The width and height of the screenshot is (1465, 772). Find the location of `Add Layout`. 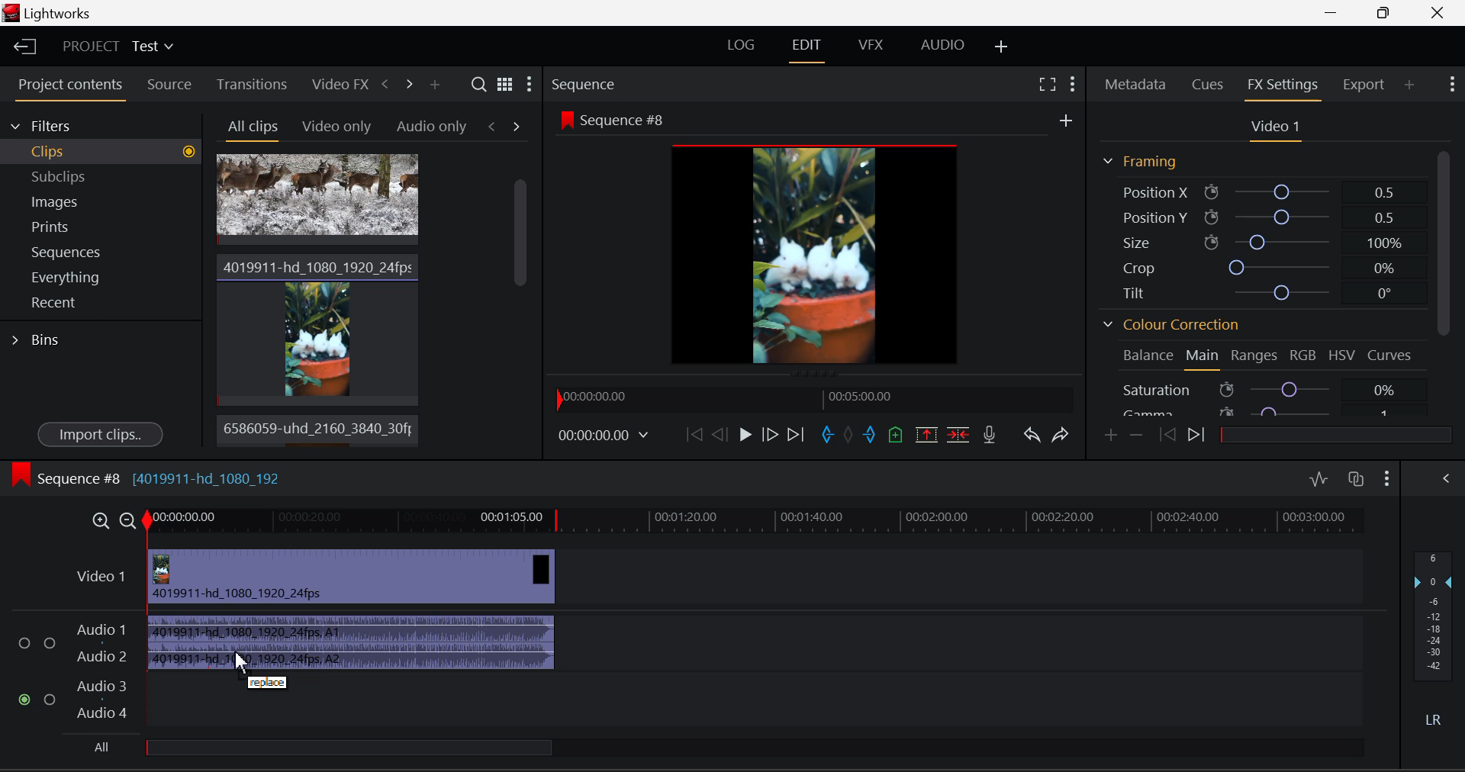

Add Layout is located at coordinates (999, 45).